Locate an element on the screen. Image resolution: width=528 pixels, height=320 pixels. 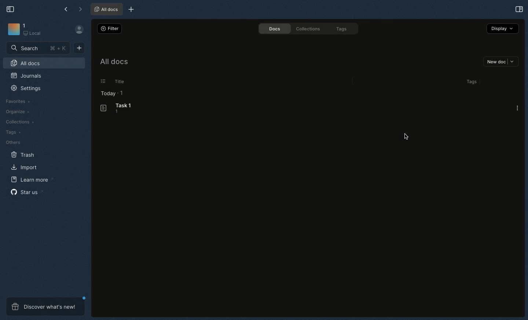
Collapse sidebar is located at coordinates (12, 10).